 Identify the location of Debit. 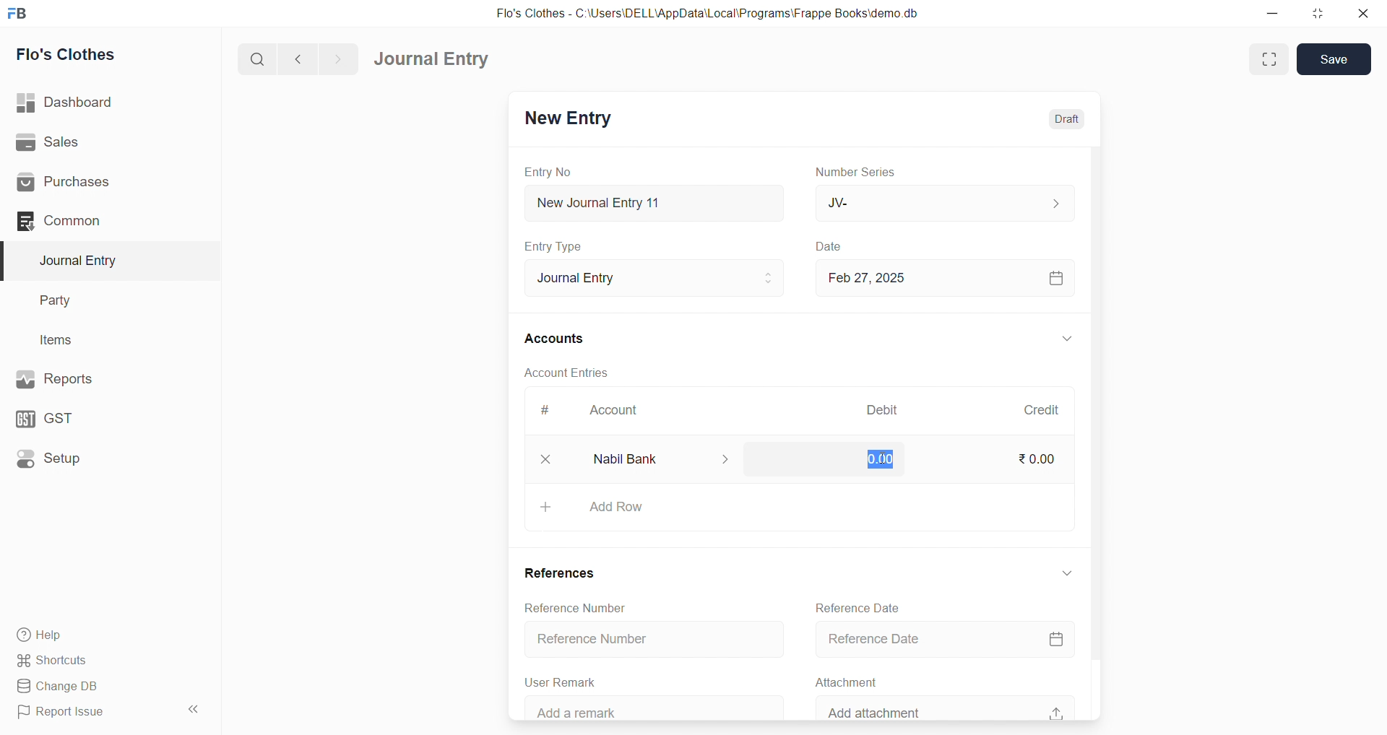
(885, 409).